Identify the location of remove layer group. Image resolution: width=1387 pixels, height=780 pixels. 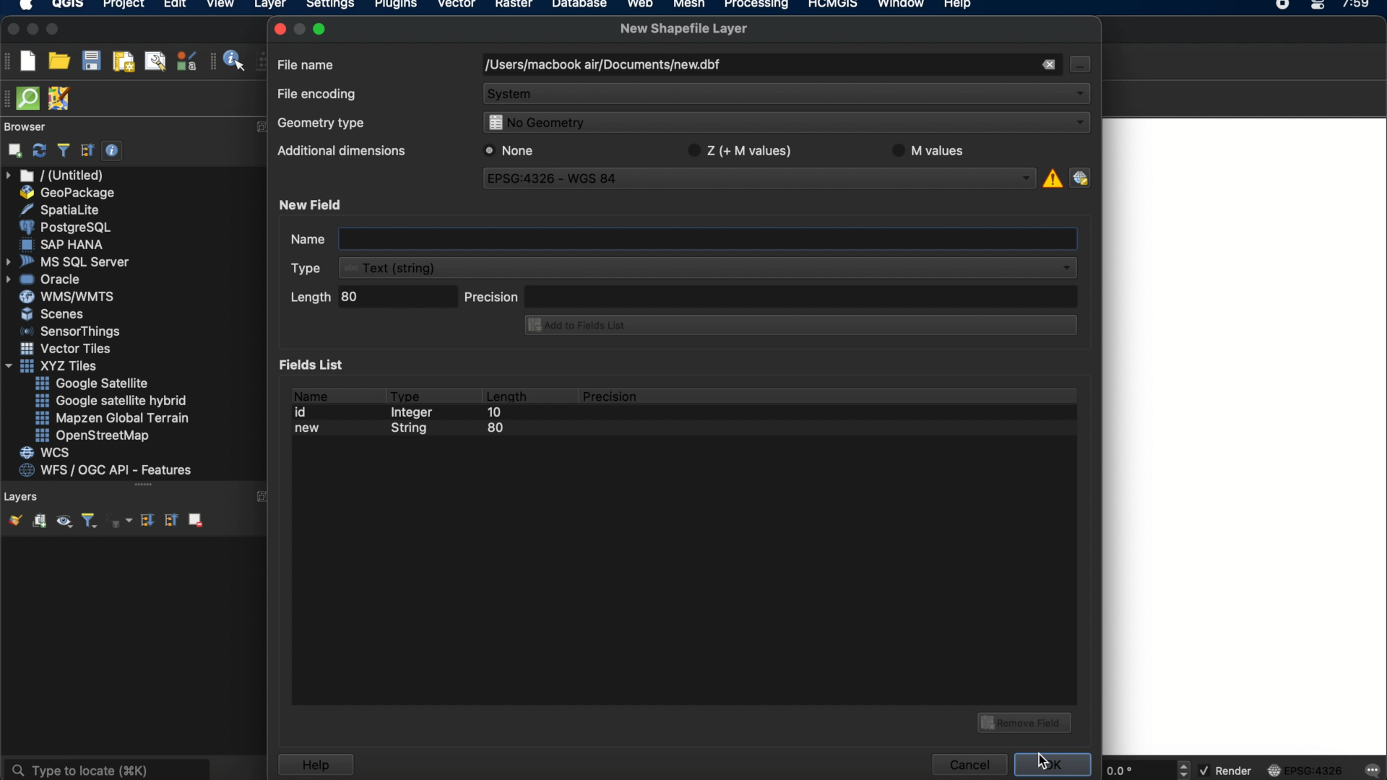
(194, 519).